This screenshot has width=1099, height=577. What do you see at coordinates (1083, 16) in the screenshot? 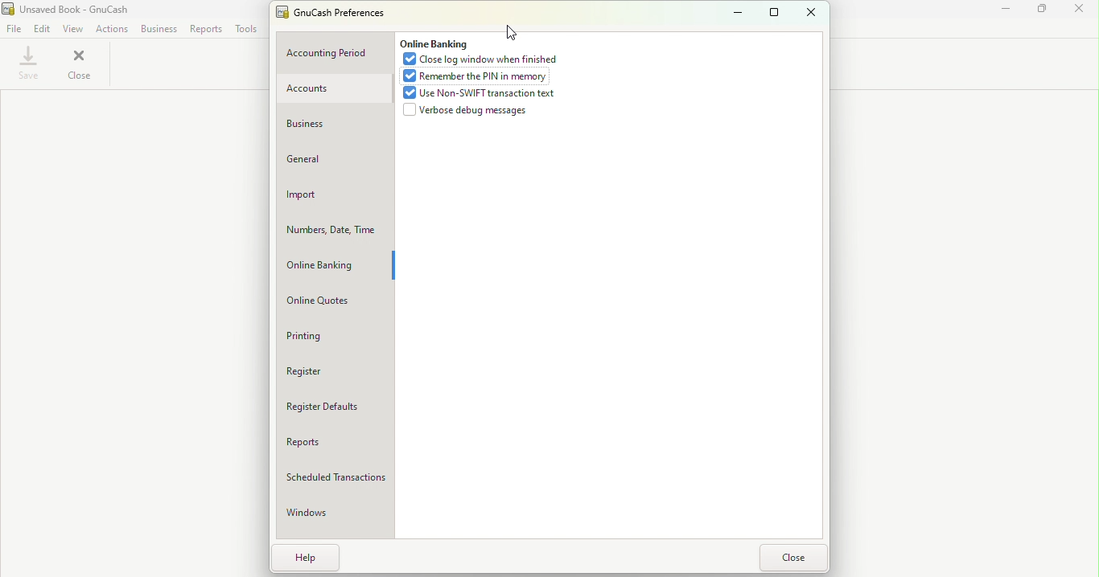
I see `Close` at bounding box center [1083, 16].